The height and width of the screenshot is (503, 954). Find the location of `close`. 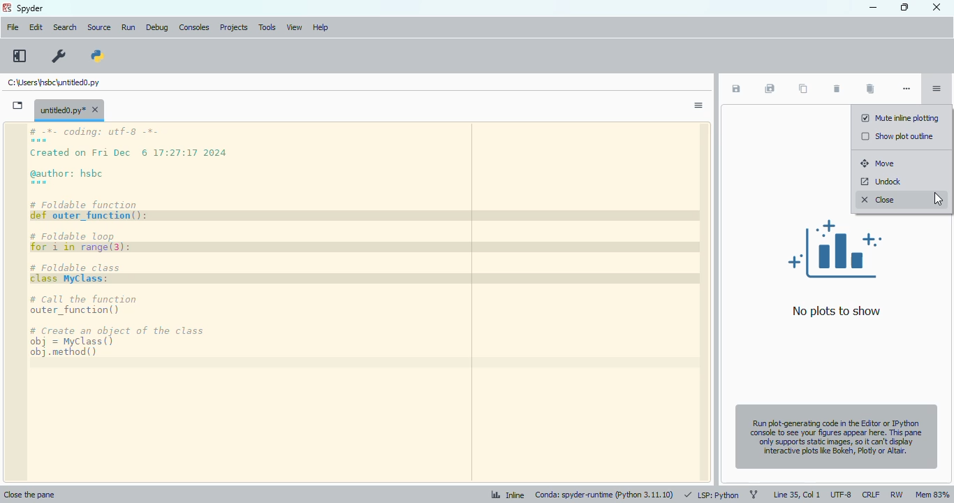

close is located at coordinates (937, 10).